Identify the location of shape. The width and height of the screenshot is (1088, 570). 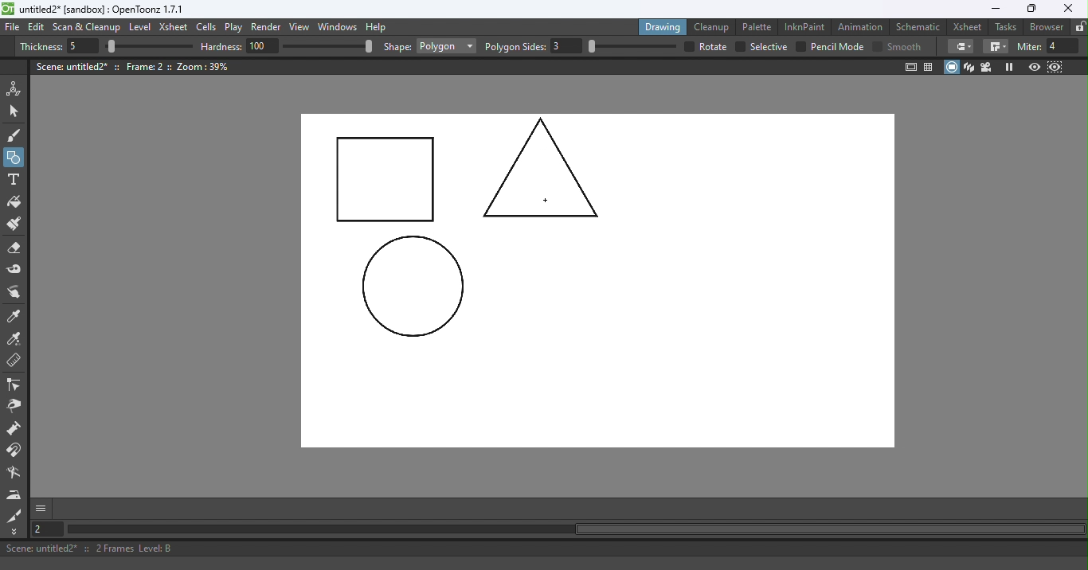
(397, 48).